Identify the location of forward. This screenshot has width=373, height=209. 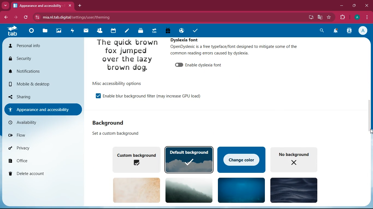
(17, 17).